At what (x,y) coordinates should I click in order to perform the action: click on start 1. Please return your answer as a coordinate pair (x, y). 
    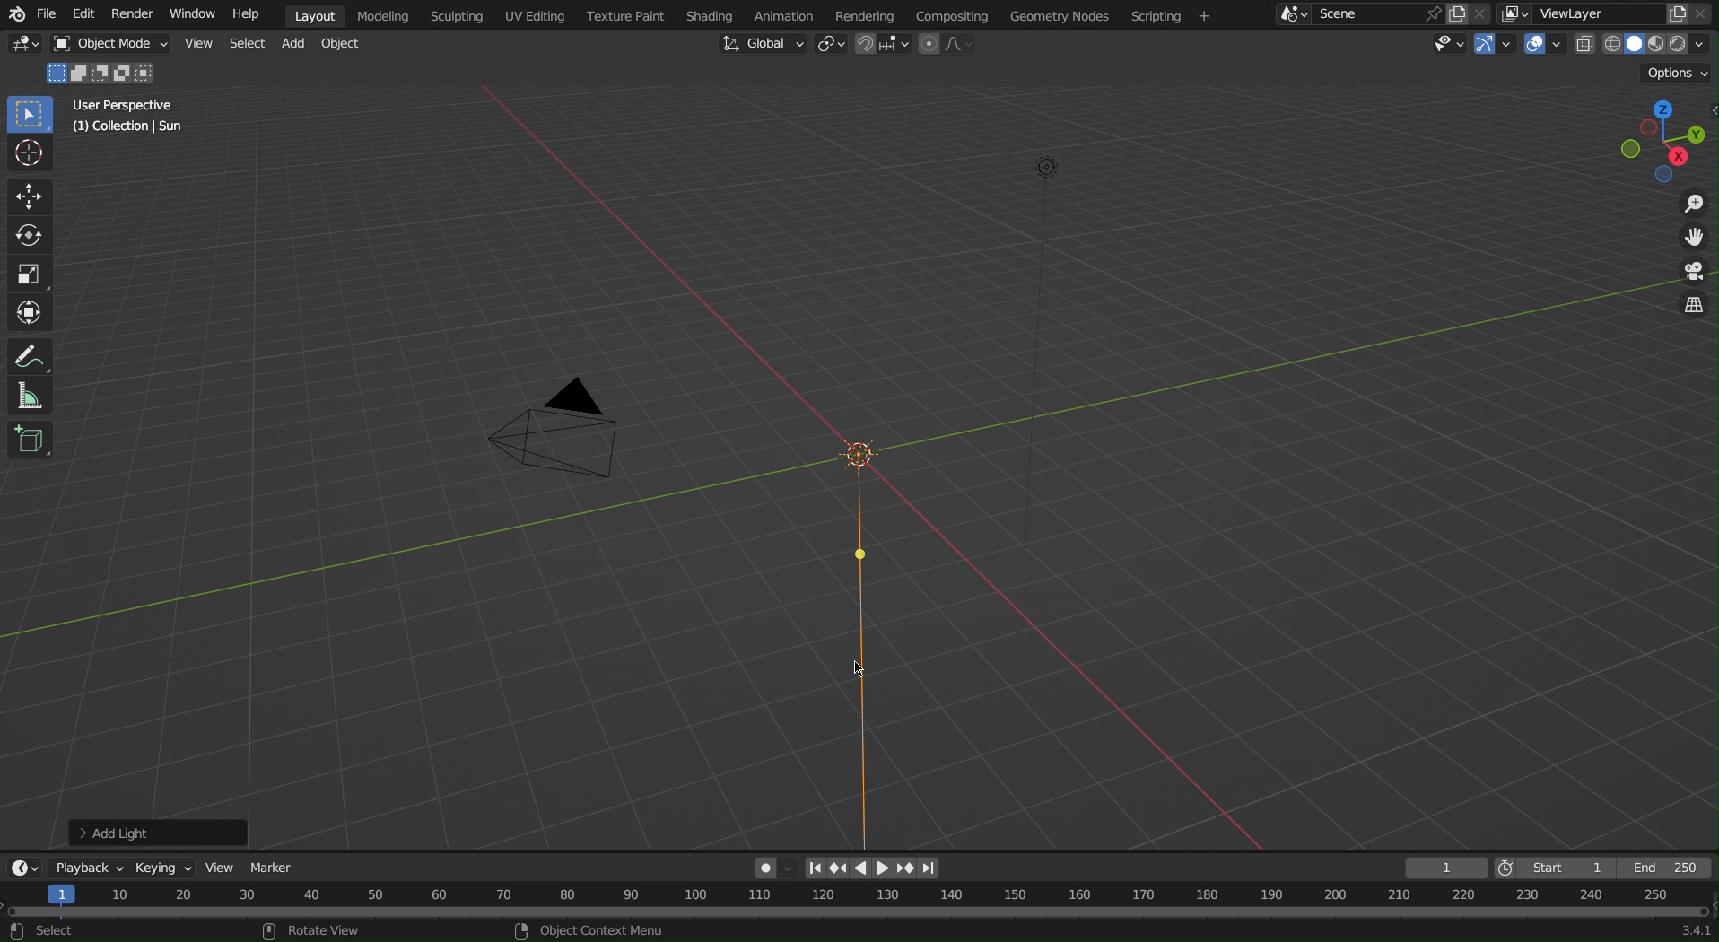
    Looking at the image, I should click on (1563, 867).